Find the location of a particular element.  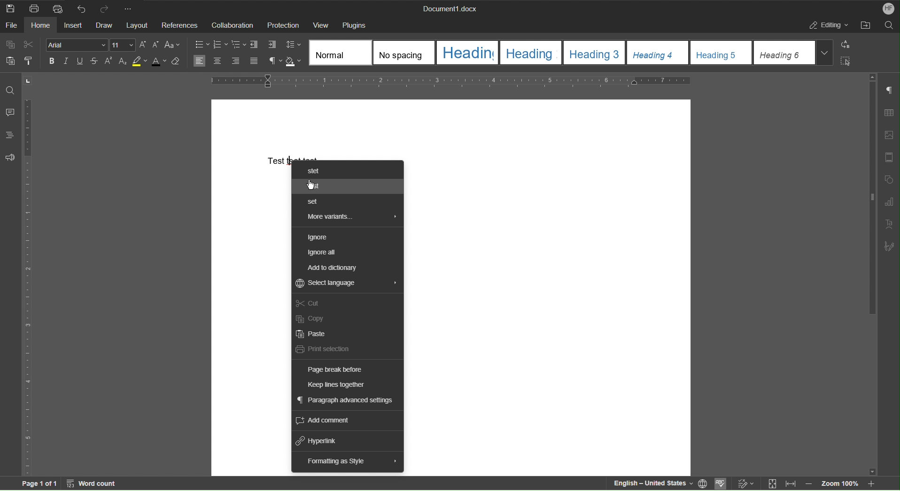

Superscript is located at coordinates (108, 61).